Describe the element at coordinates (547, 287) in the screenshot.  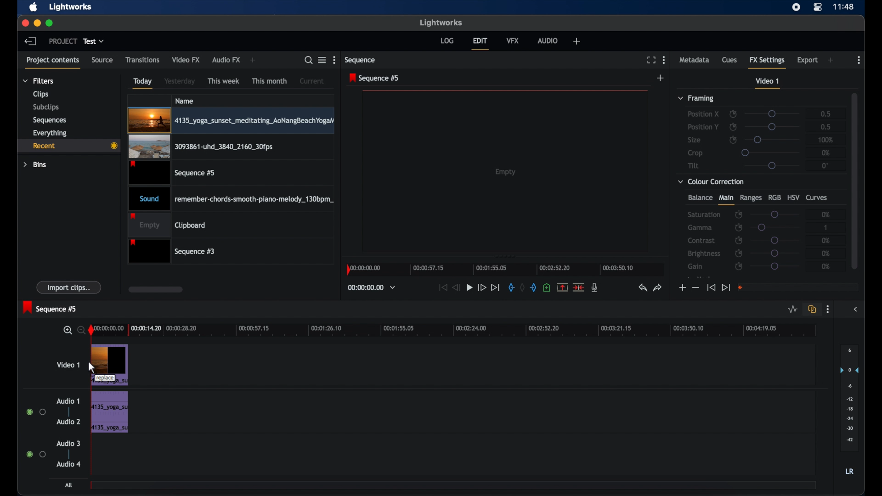
I see `adduce at the current position` at that location.